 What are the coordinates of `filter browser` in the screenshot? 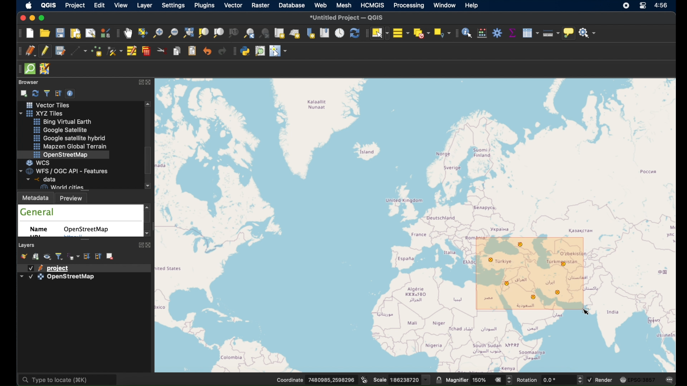 It's located at (47, 92).